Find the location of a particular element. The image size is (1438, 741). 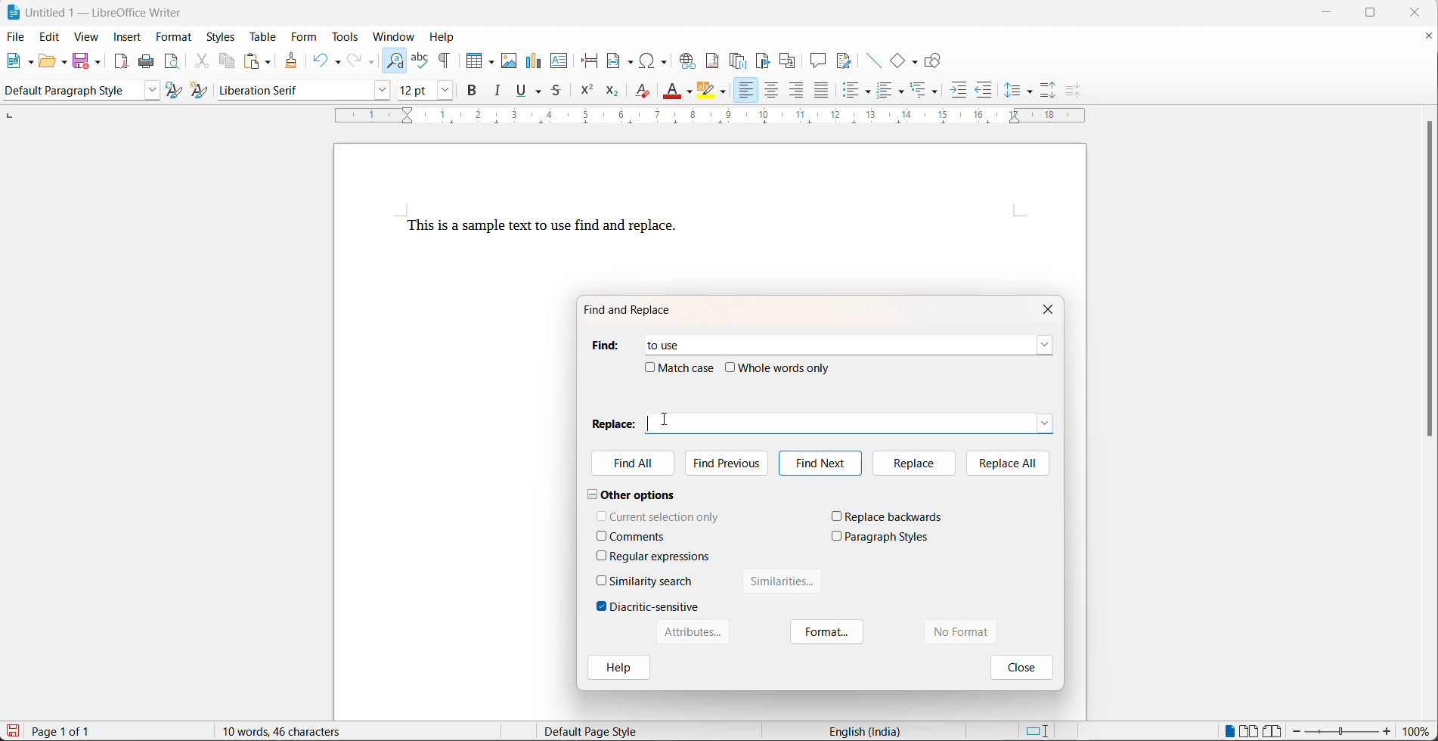

insert bookmark is located at coordinates (766, 60).